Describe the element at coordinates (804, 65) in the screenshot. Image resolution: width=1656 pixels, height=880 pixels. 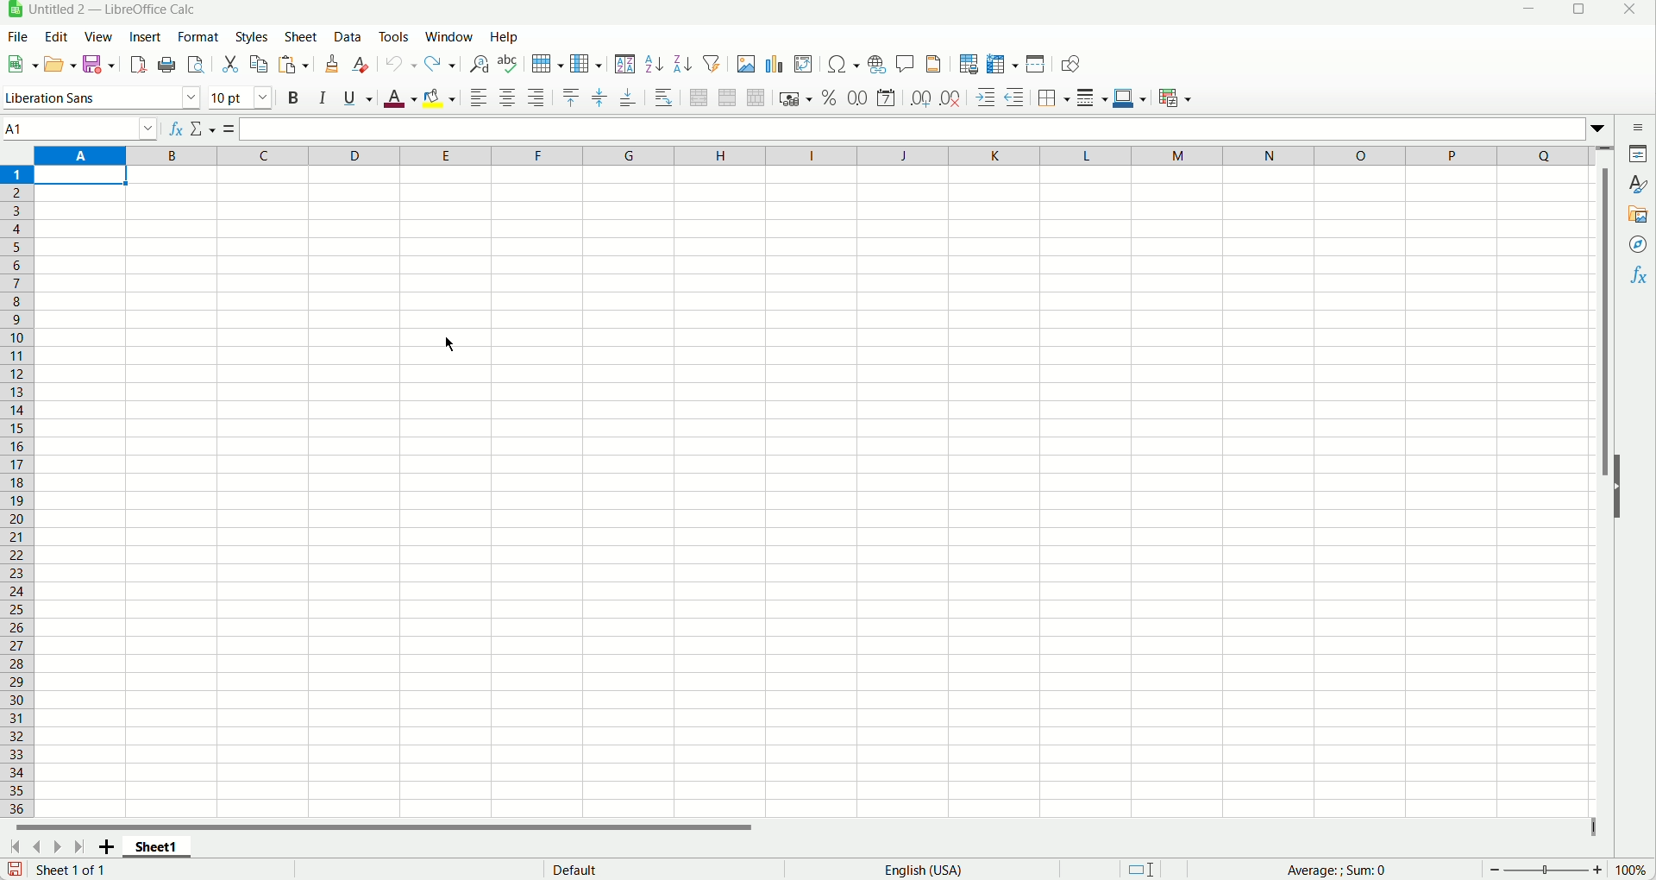
I see `Insert or edit pivot table` at that location.